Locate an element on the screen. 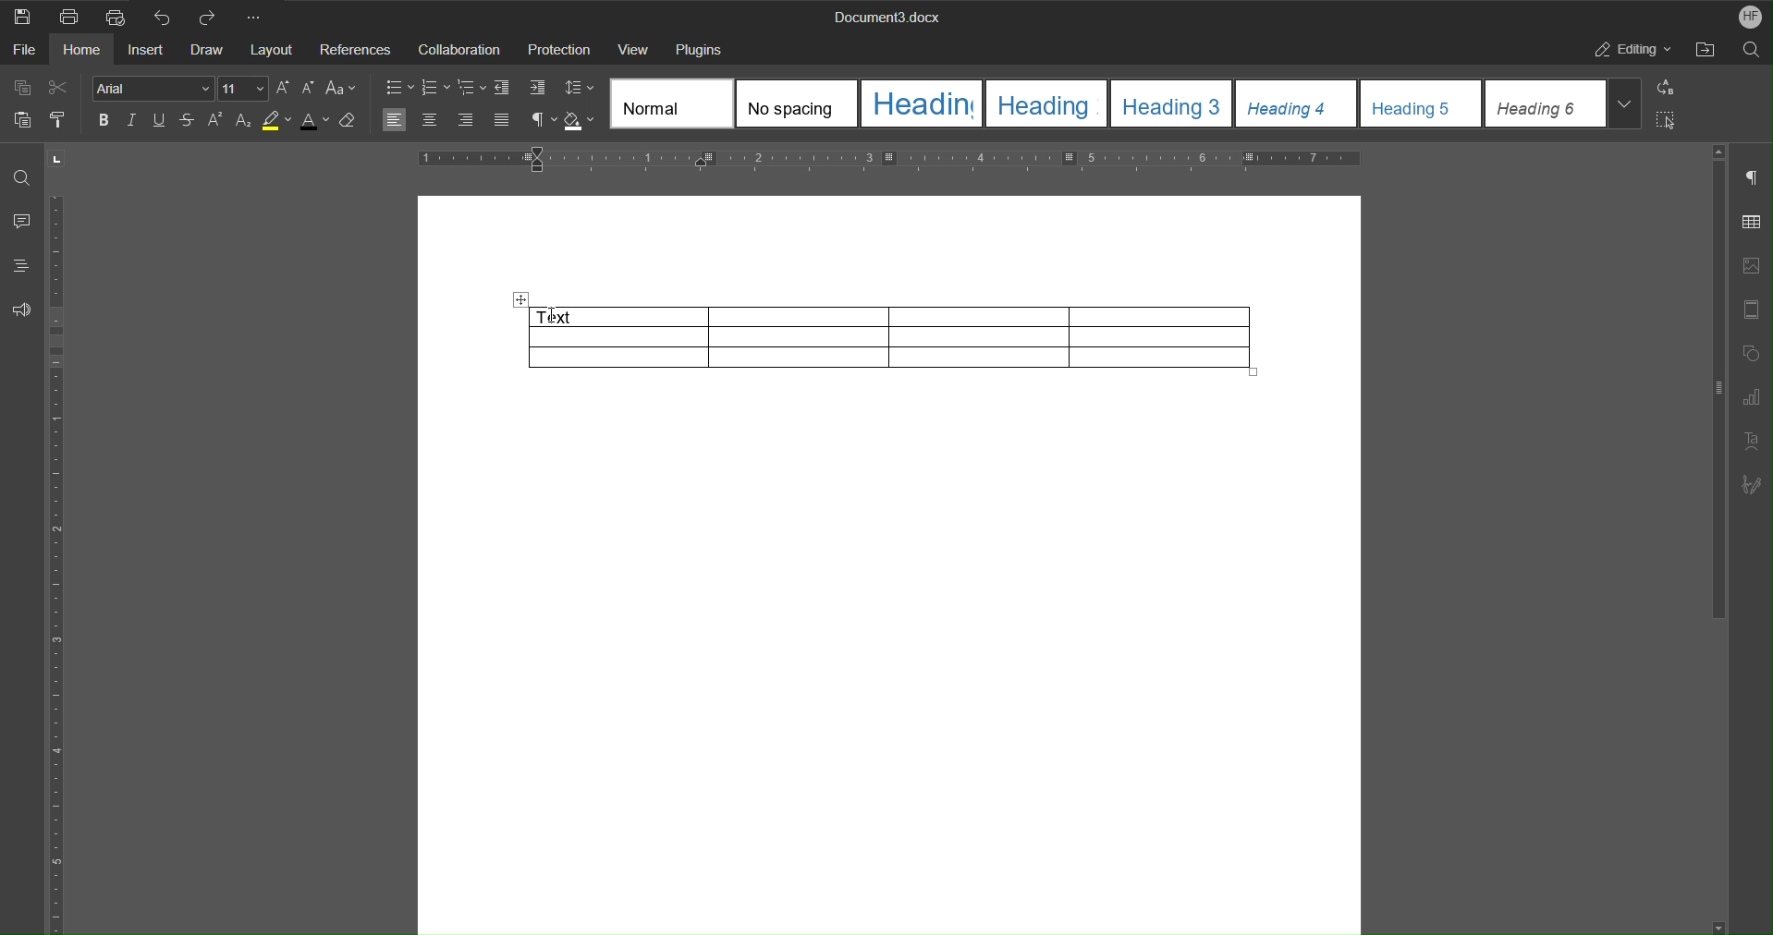 This screenshot has height=935, width=1773. Table Settings is located at coordinates (1753, 221).